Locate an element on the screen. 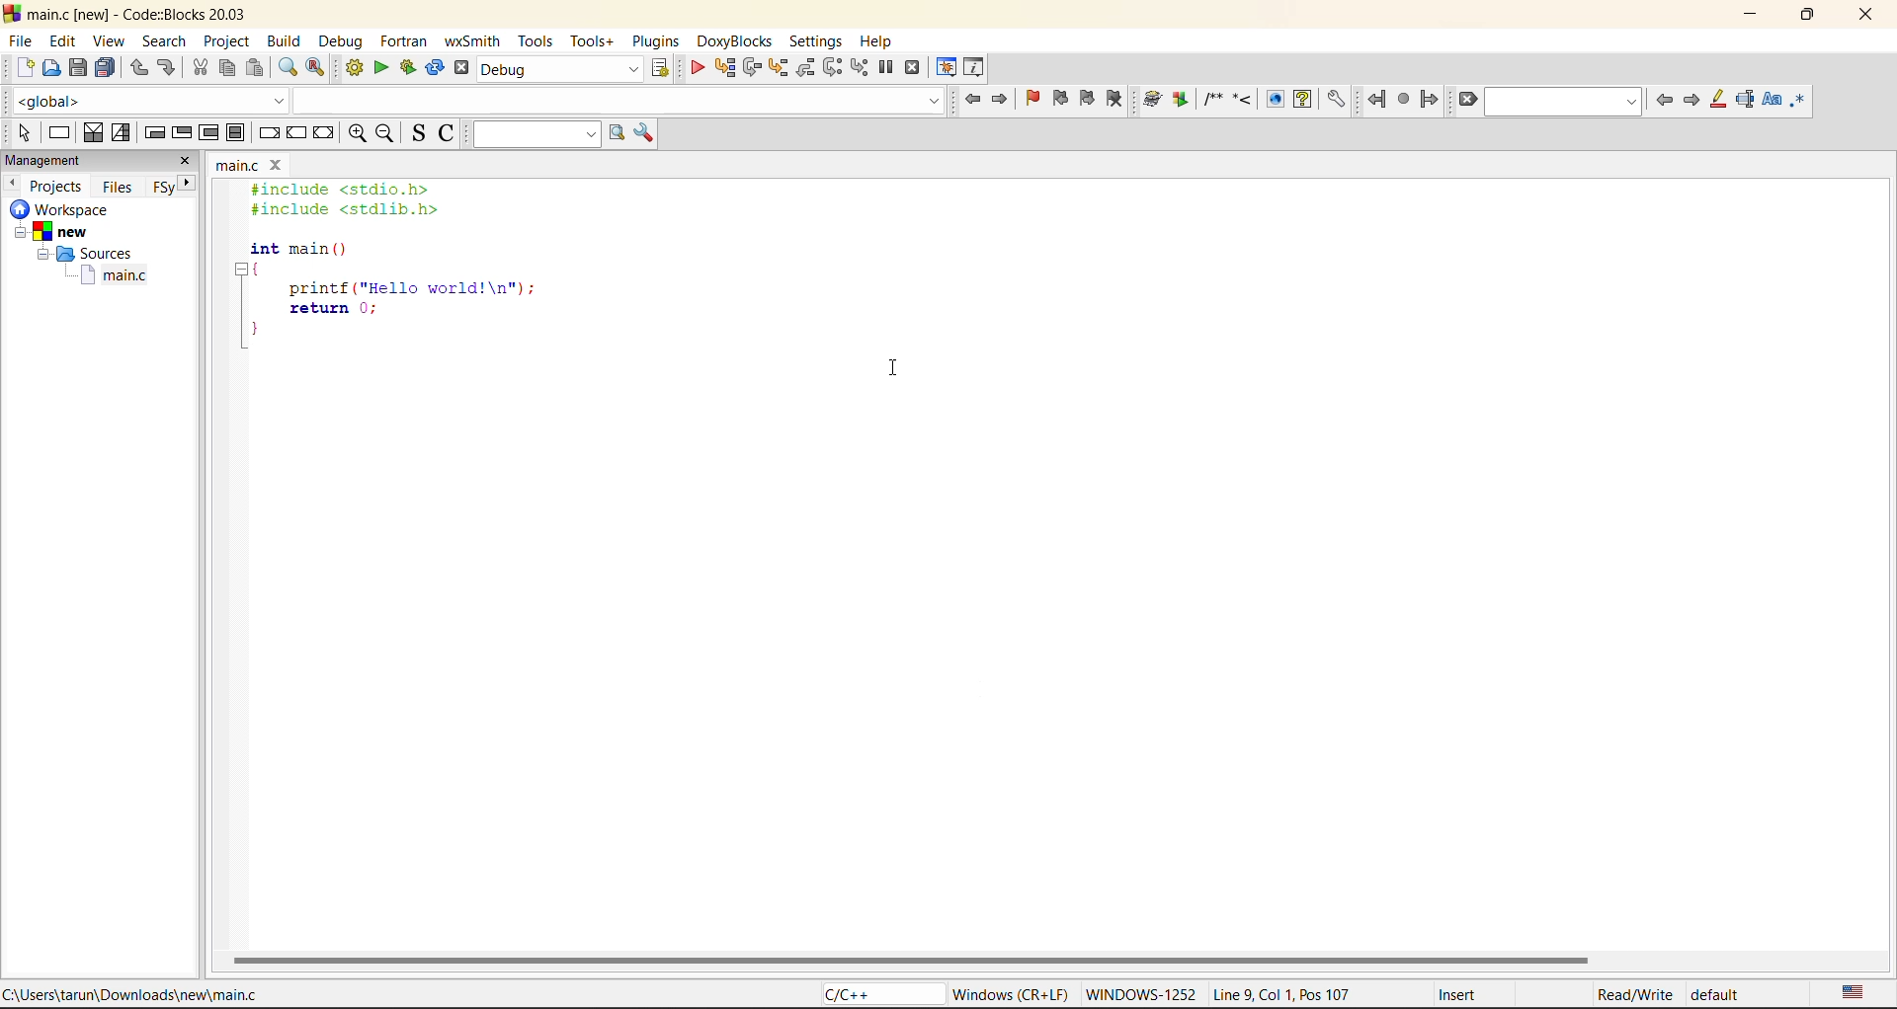  zoom out is located at coordinates (386, 135).